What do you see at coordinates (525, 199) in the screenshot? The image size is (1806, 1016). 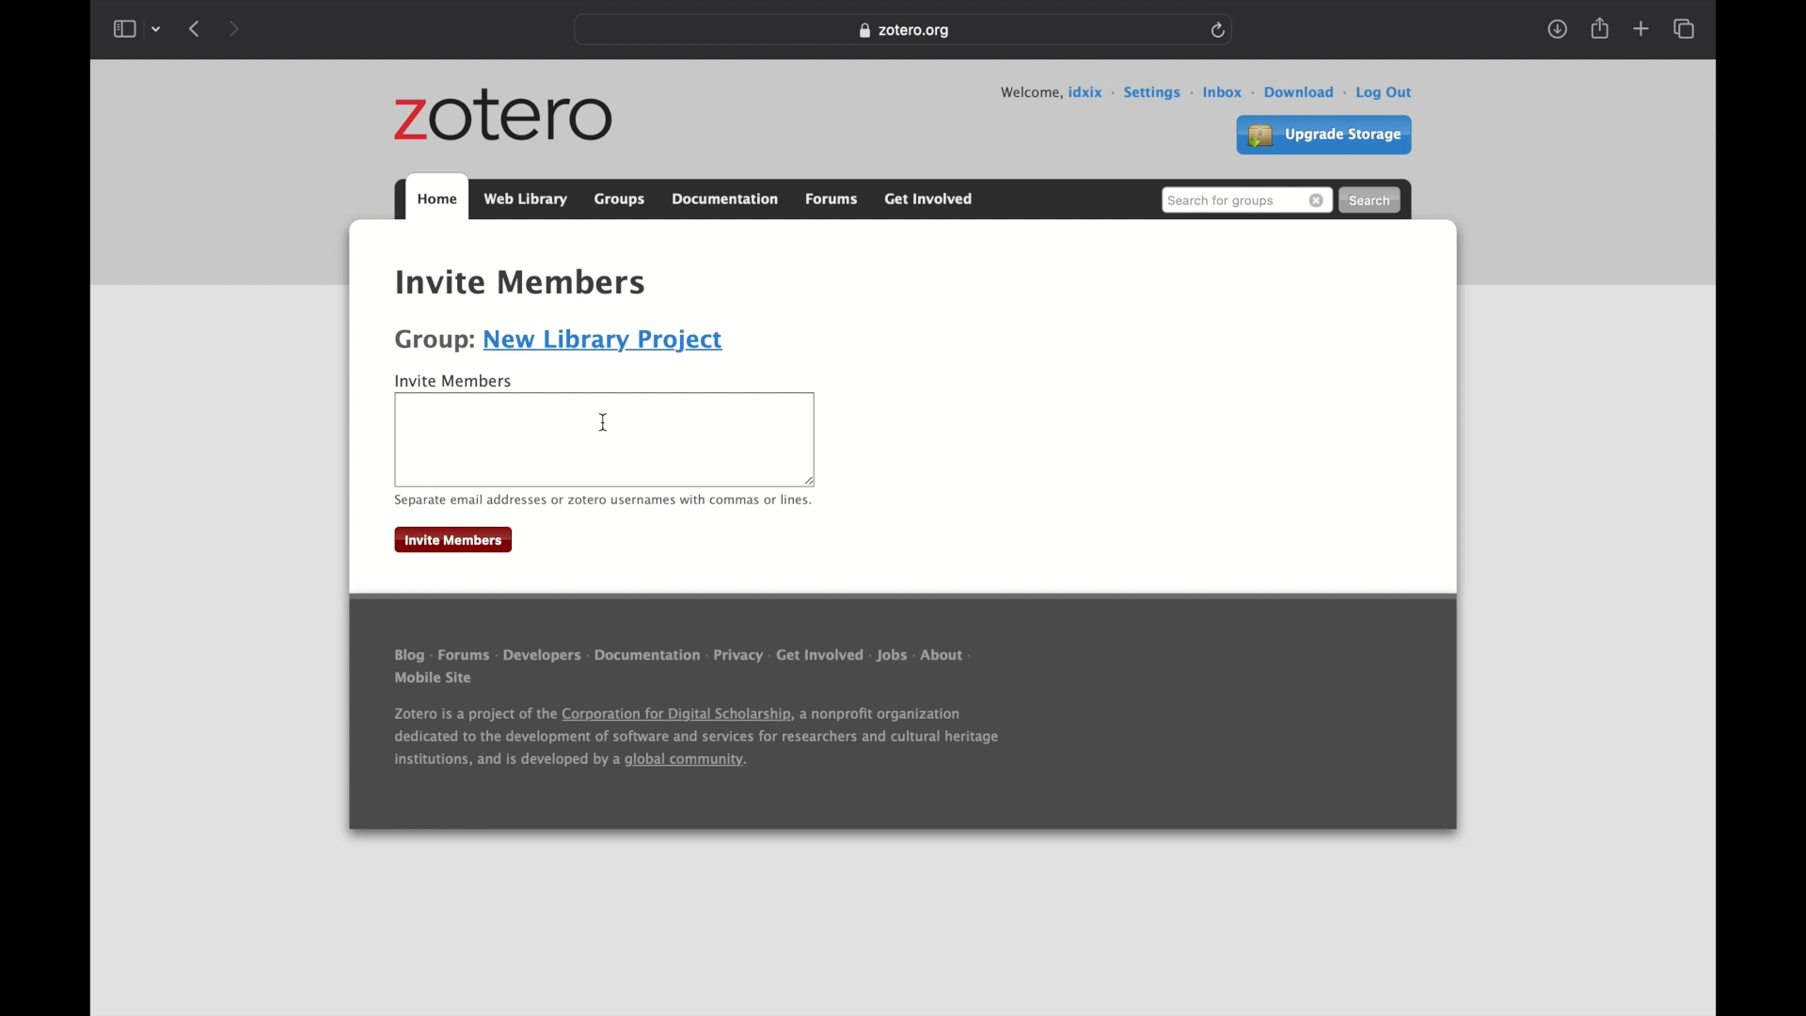 I see `web library` at bounding box center [525, 199].